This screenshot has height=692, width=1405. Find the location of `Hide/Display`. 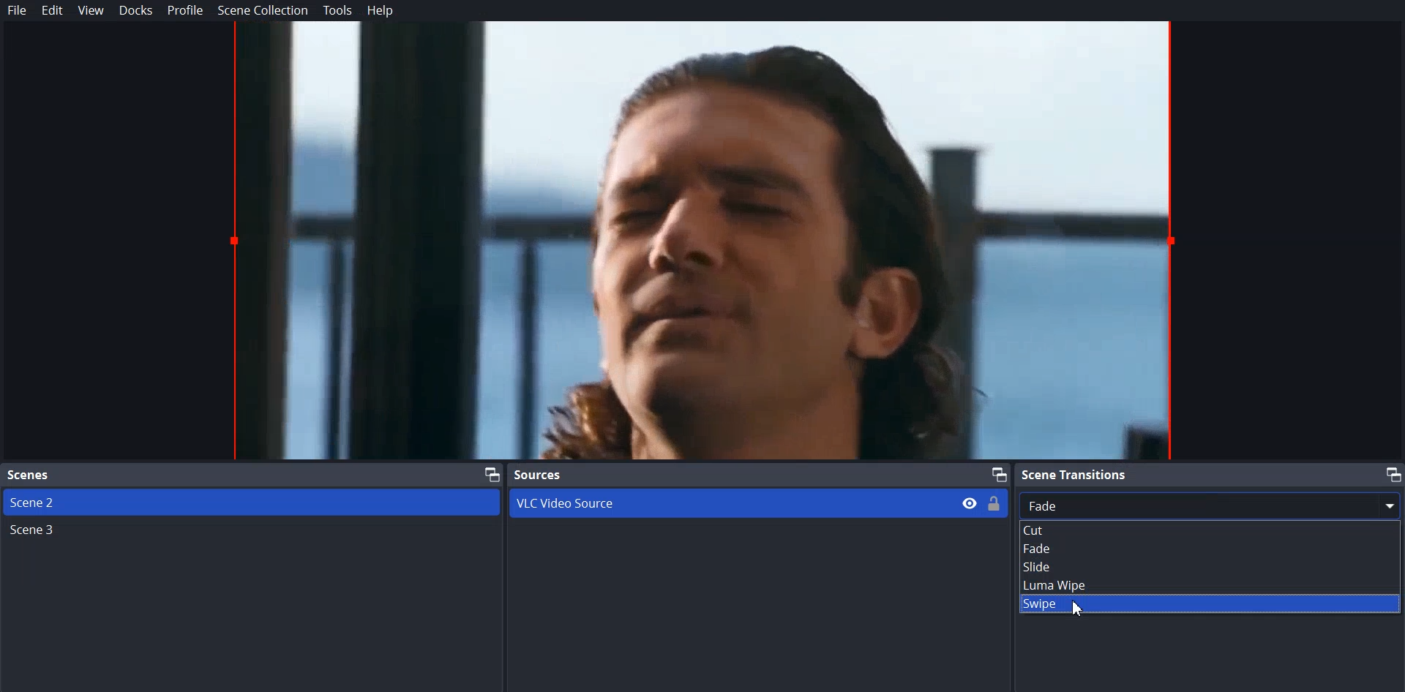

Hide/Display is located at coordinates (970, 503).